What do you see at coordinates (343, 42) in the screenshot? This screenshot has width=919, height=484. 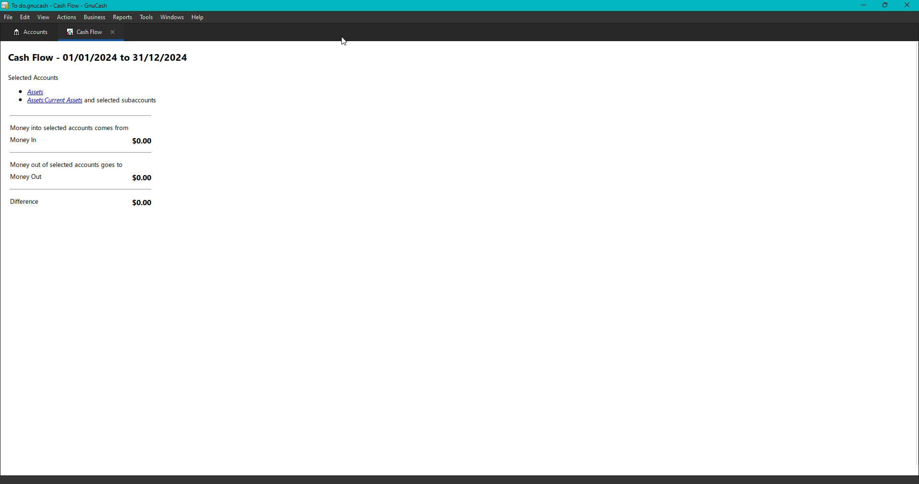 I see `Cursor` at bounding box center [343, 42].